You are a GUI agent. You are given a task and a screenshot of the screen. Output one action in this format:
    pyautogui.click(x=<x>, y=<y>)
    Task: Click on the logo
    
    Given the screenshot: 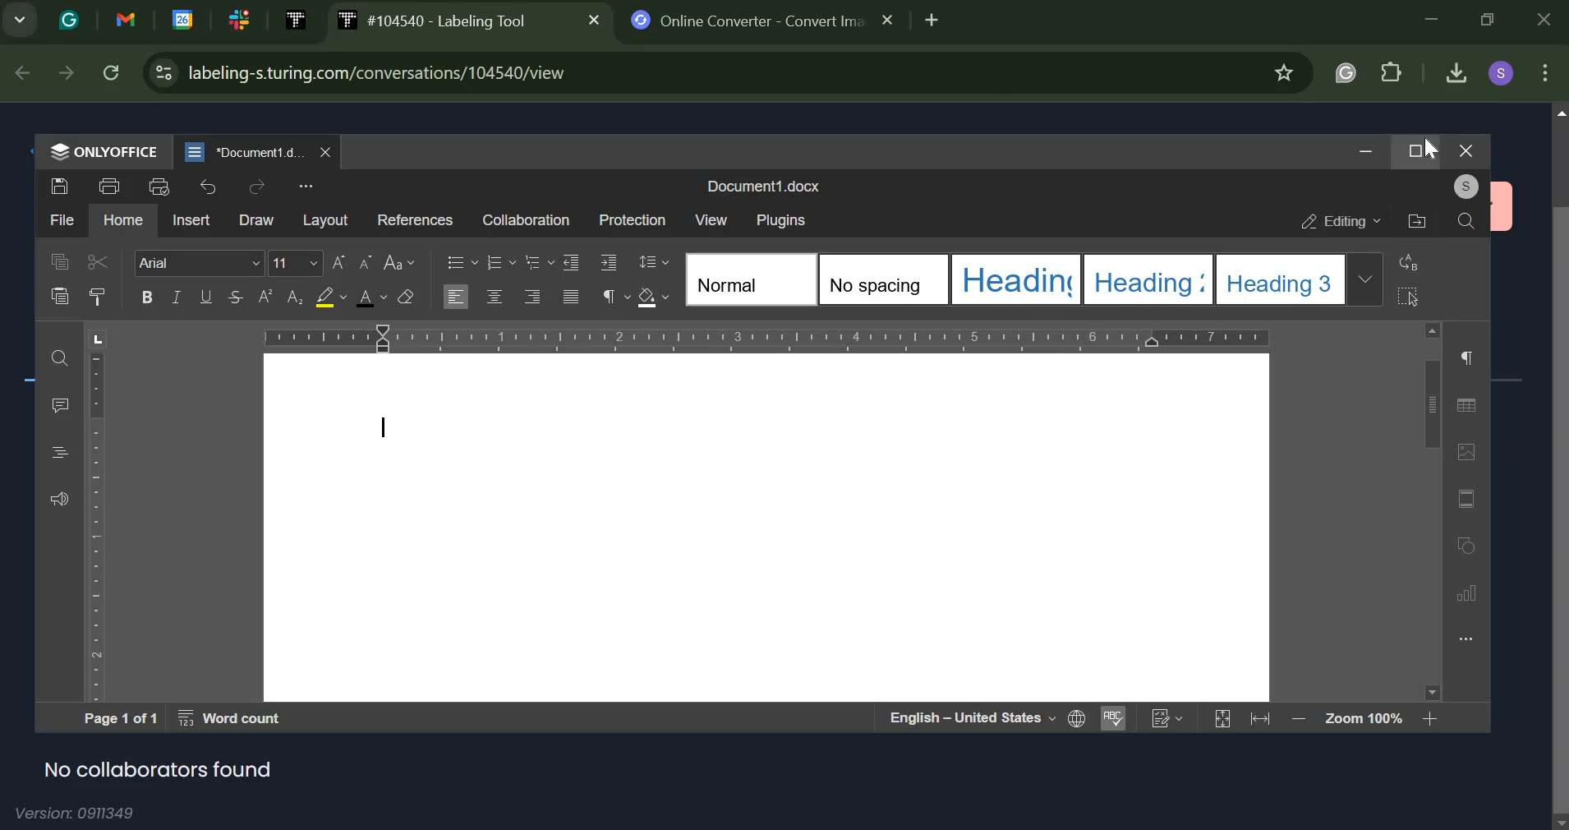 What is the action you would take?
    pyautogui.click(x=184, y=19)
    